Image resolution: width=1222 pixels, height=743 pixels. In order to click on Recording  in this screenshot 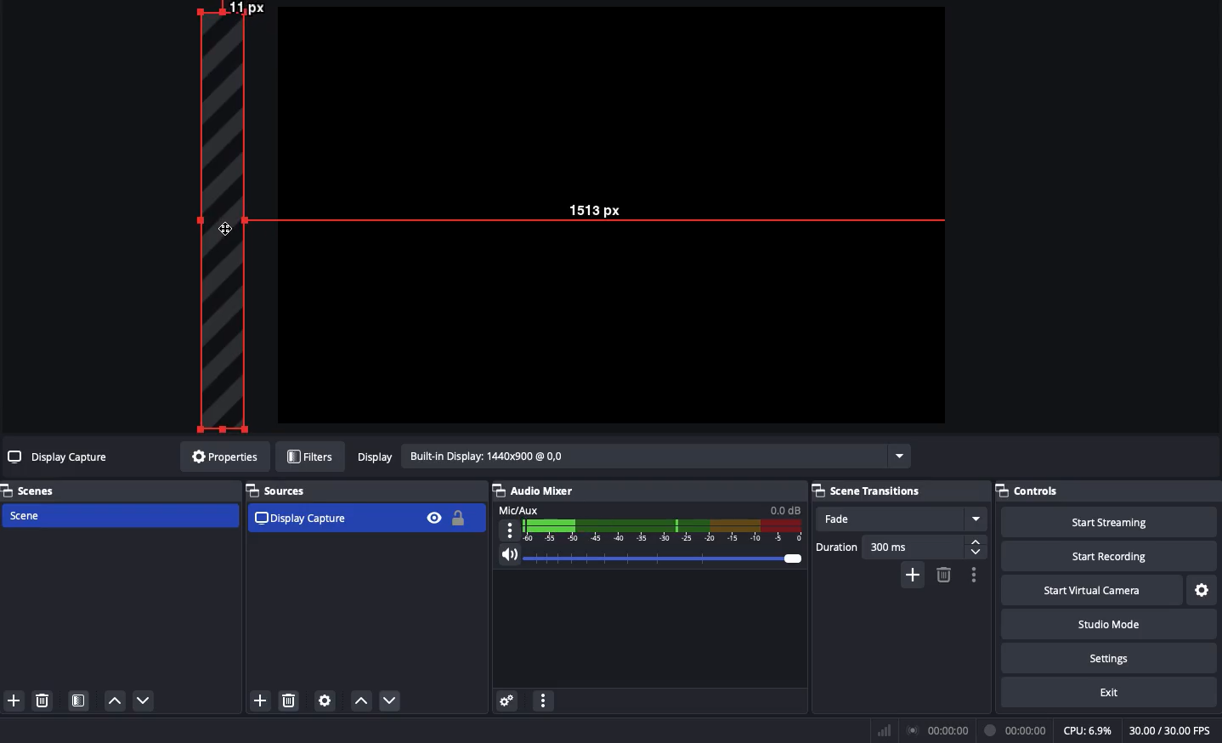, I will do `click(1016, 730)`.